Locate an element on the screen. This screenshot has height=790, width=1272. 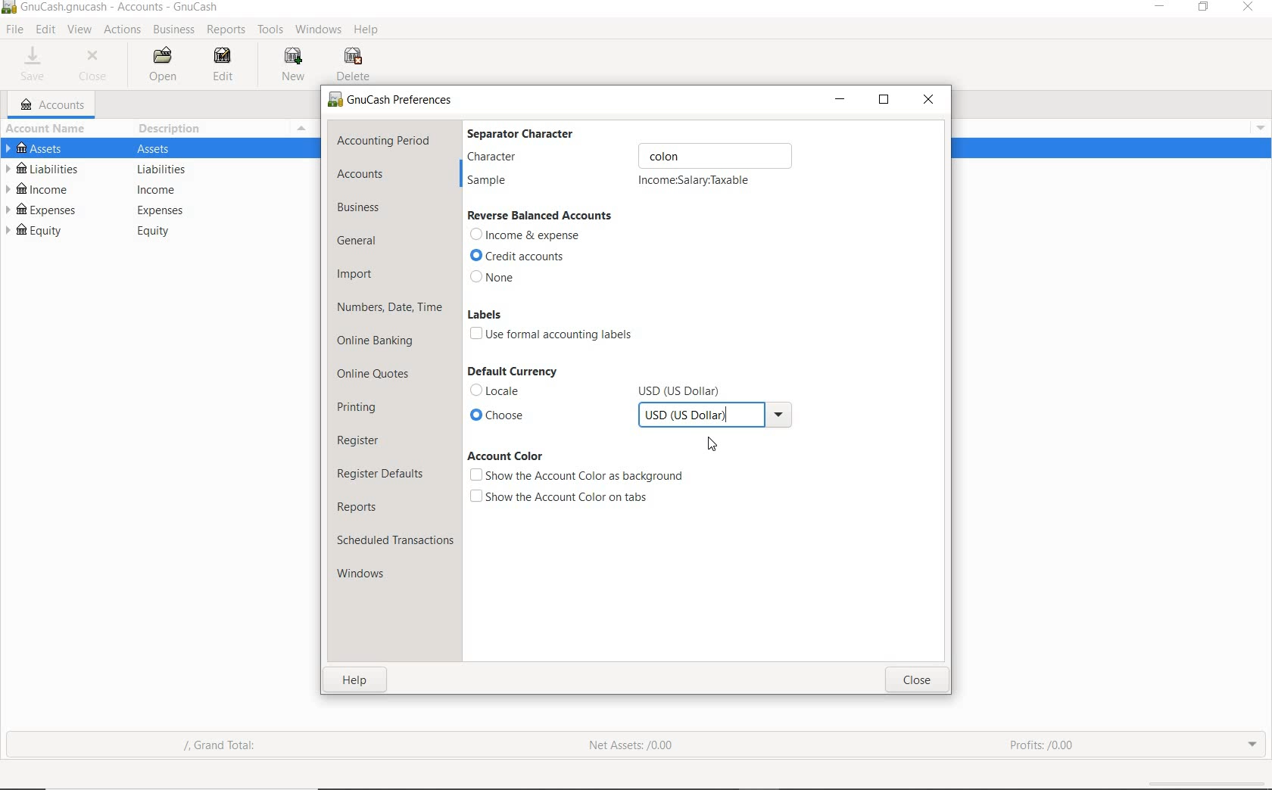
 is located at coordinates (8, 9).